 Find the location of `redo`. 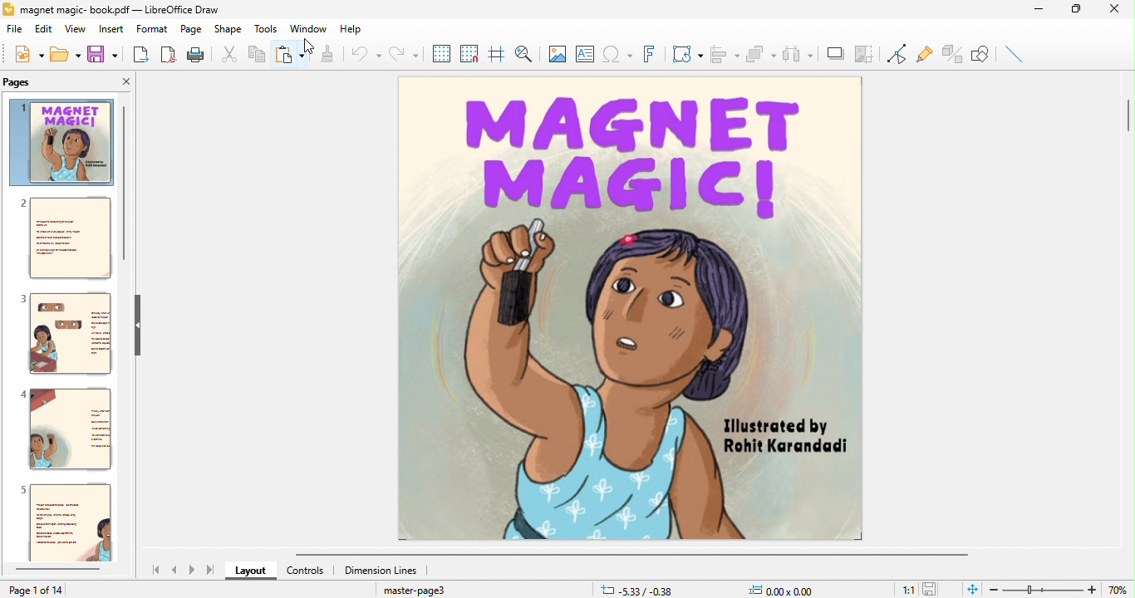

redo is located at coordinates (402, 53).